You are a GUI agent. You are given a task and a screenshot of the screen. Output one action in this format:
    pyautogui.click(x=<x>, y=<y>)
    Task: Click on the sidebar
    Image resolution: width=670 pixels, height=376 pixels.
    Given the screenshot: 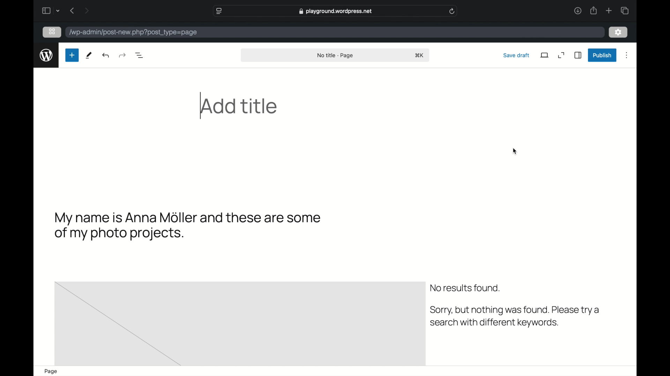 What is the action you would take?
    pyautogui.click(x=46, y=10)
    